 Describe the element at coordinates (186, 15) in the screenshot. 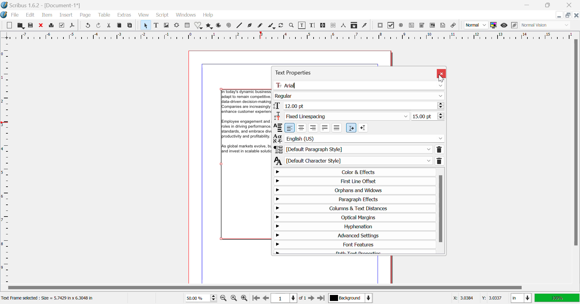

I see `Windows` at that location.